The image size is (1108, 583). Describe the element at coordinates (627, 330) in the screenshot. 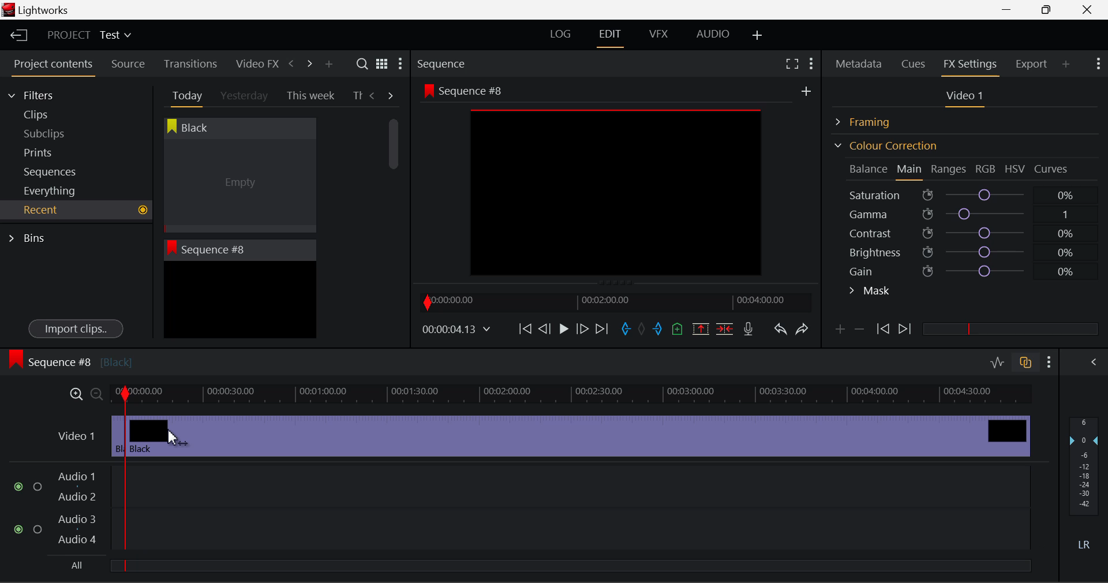

I see `Mark In` at that location.